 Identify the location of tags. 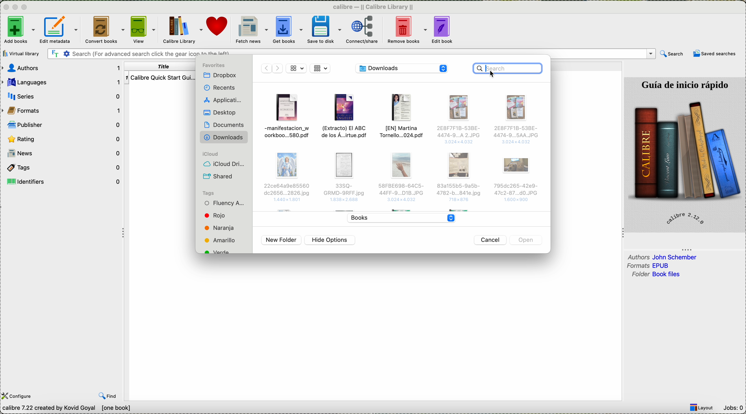
(64, 168).